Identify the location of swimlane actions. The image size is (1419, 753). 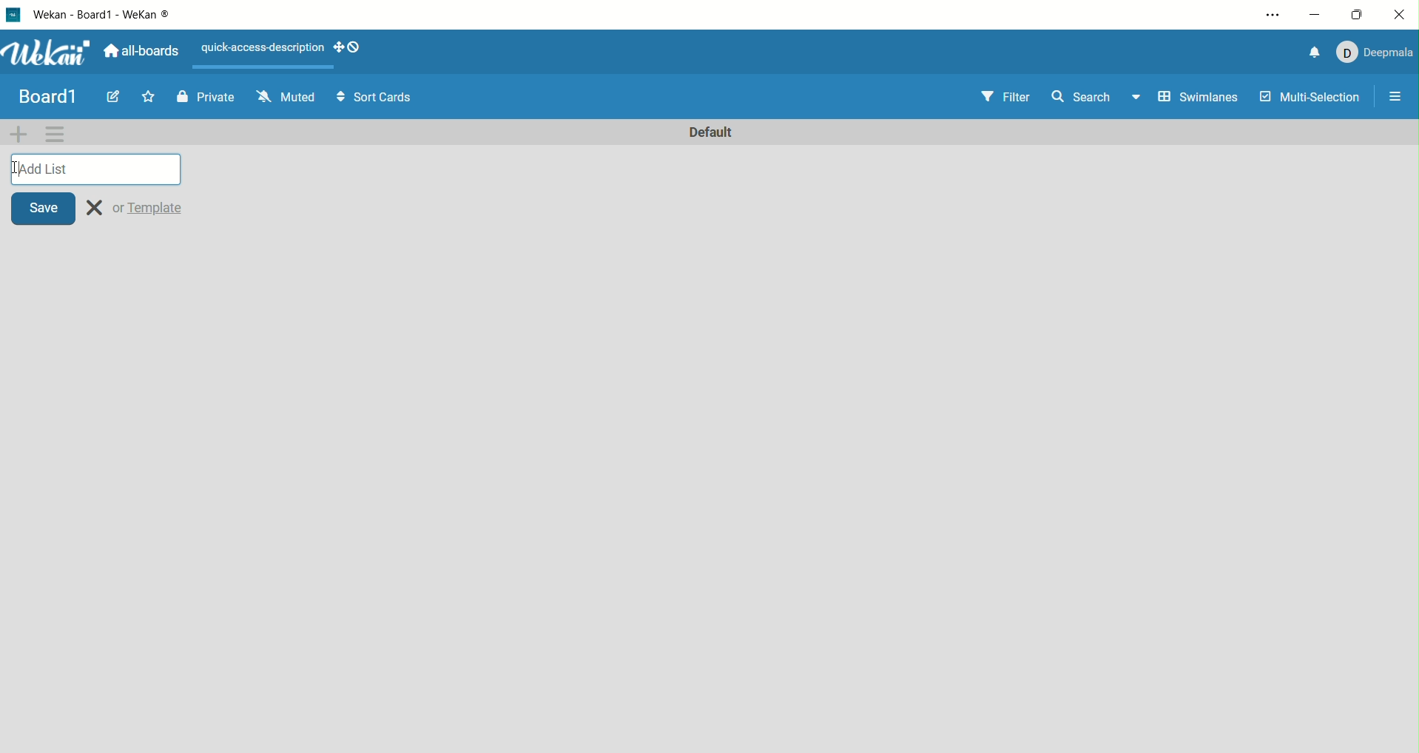
(55, 135).